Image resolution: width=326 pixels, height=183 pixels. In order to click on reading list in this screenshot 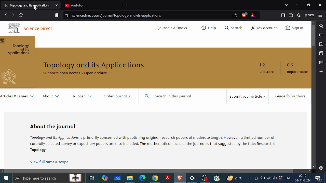, I will do `click(321, 63)`.